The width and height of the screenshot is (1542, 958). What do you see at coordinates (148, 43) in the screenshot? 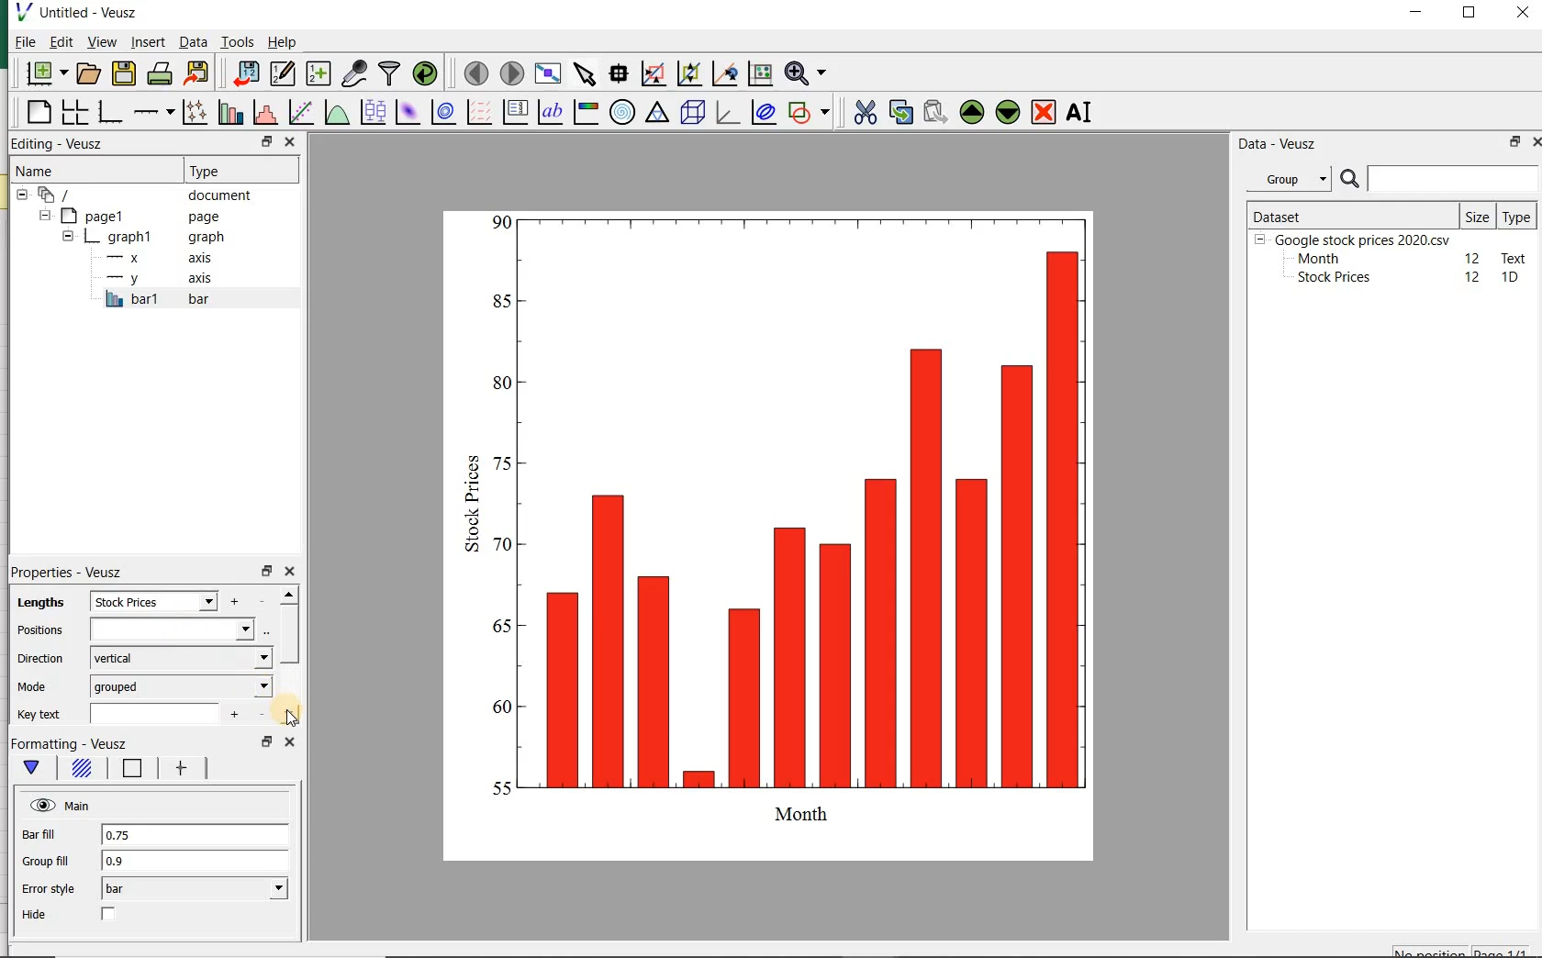
I see `insert` at bounding box center [148, 43].